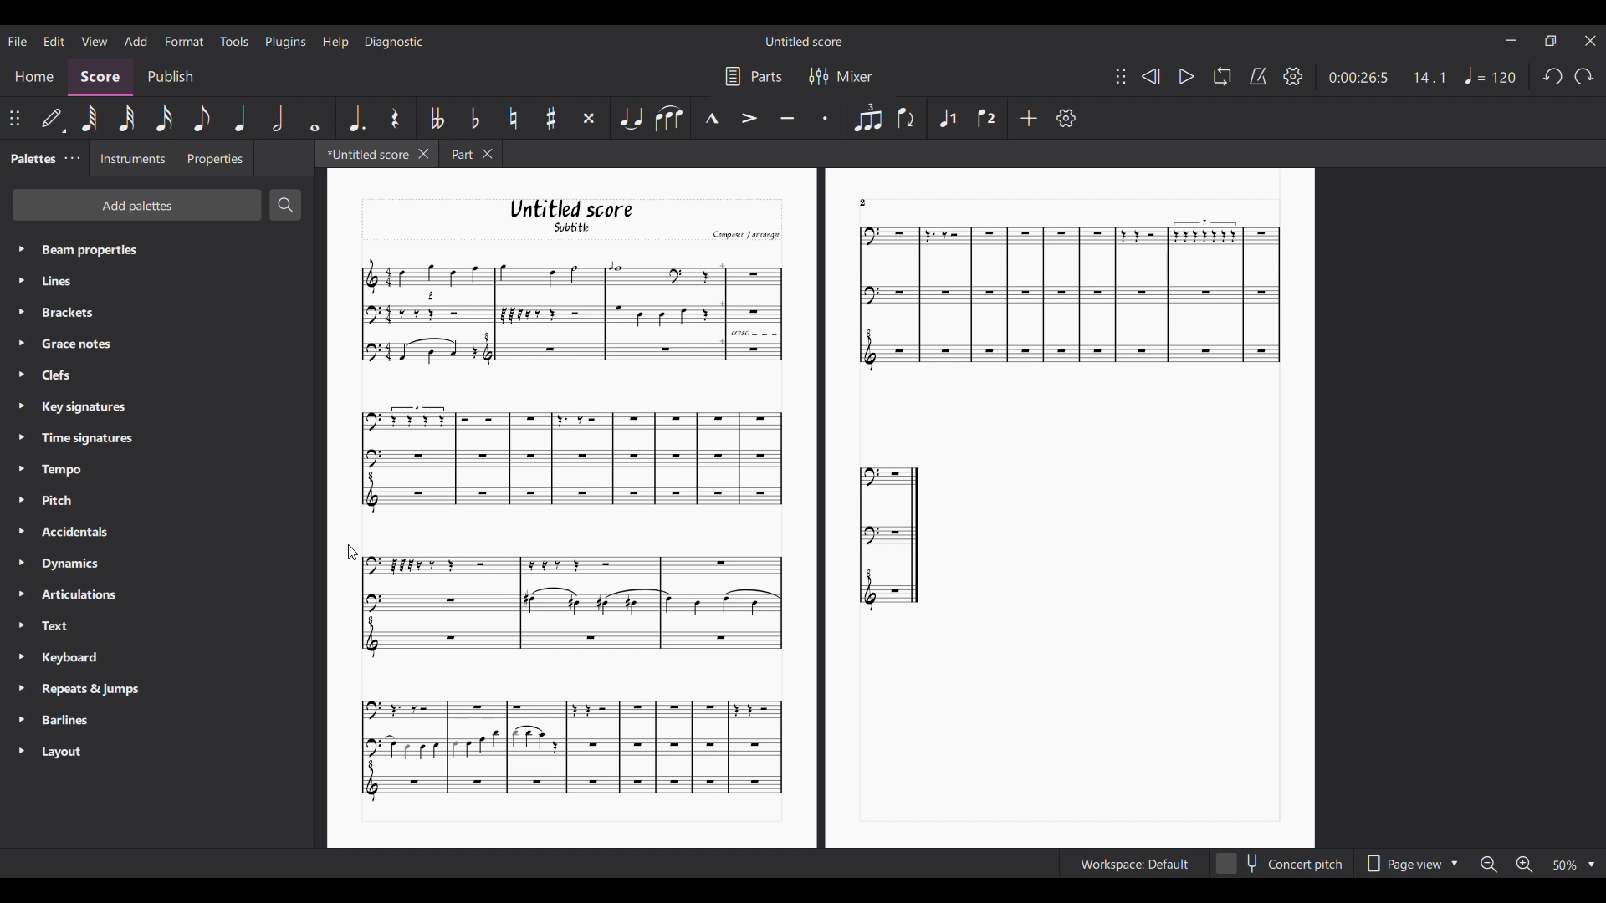 The image size is (1606, 903). What do you see at coordinates (1491, 75) in the screenshot?
I see `Tempo` at bounding box center [1491, 75].